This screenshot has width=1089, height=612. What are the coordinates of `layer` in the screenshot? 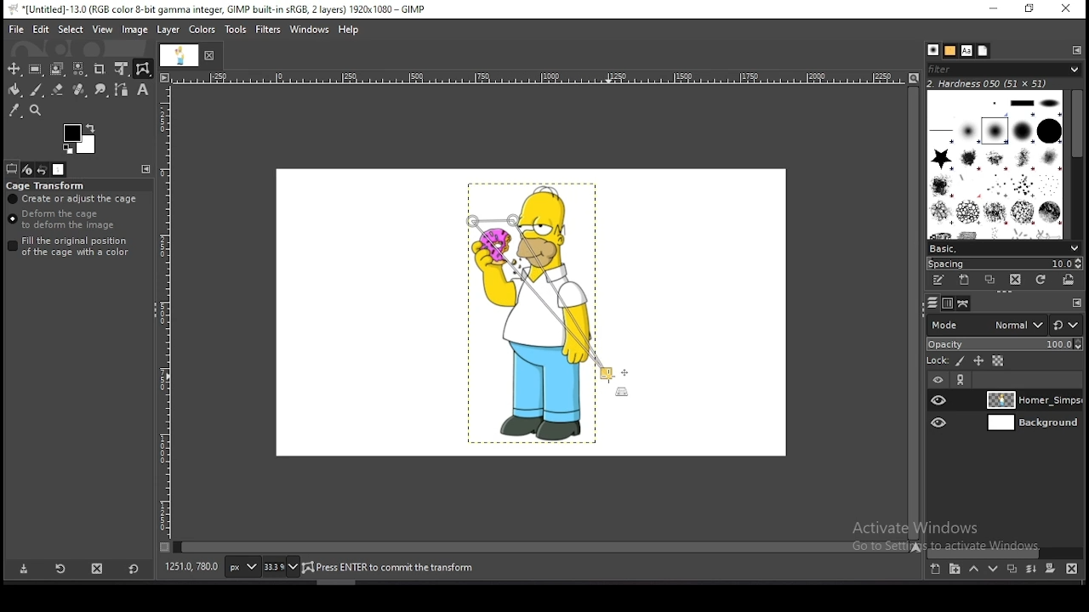 It's located at (1032, 400).